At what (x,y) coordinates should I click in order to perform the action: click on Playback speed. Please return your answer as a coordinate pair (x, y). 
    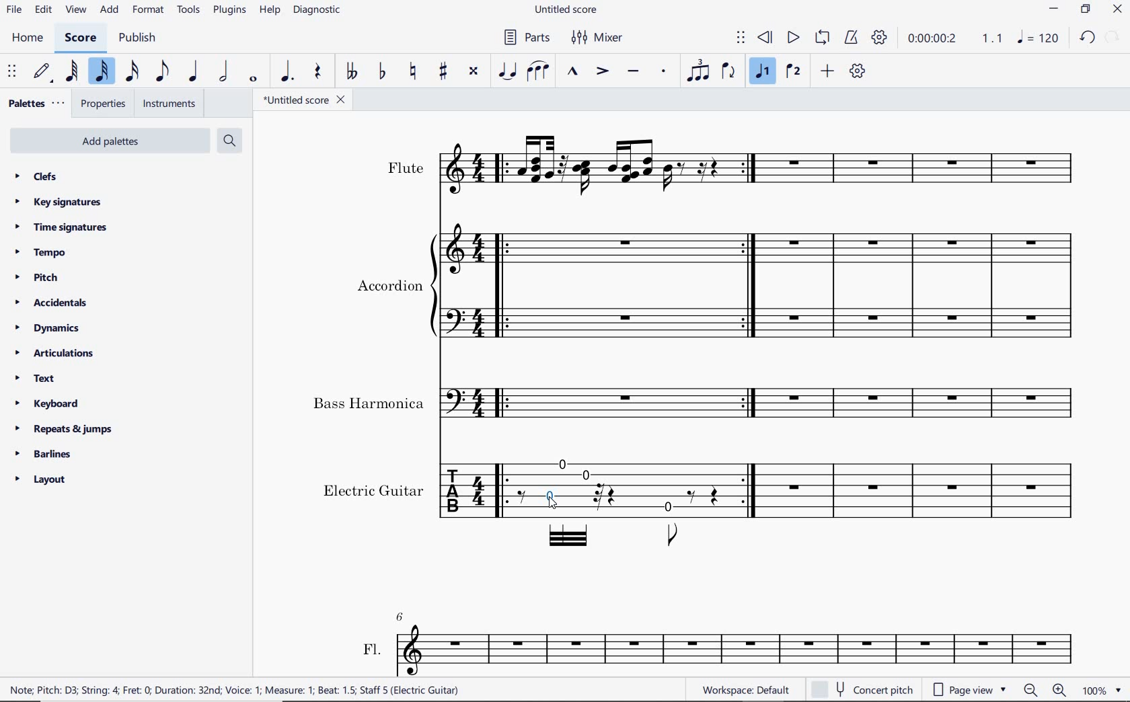
    Looking at the image, I should click on (993, 40).